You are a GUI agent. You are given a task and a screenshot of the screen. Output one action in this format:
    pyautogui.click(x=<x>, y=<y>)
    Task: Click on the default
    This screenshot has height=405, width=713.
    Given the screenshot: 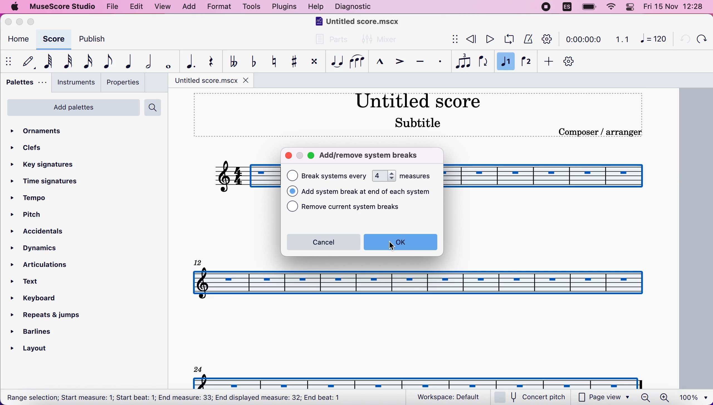 What is the action you would take?
    pyautogui.click(x=26, y=61)
    